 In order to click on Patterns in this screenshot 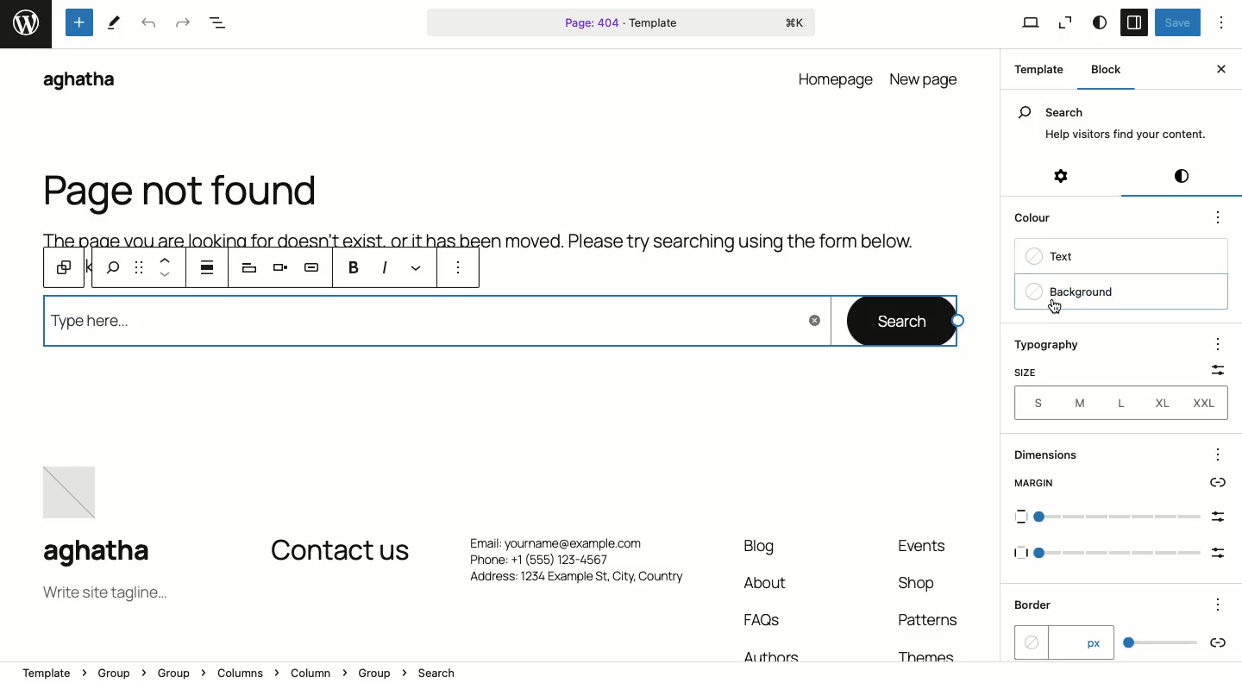, I will do `click(932, 625)`.